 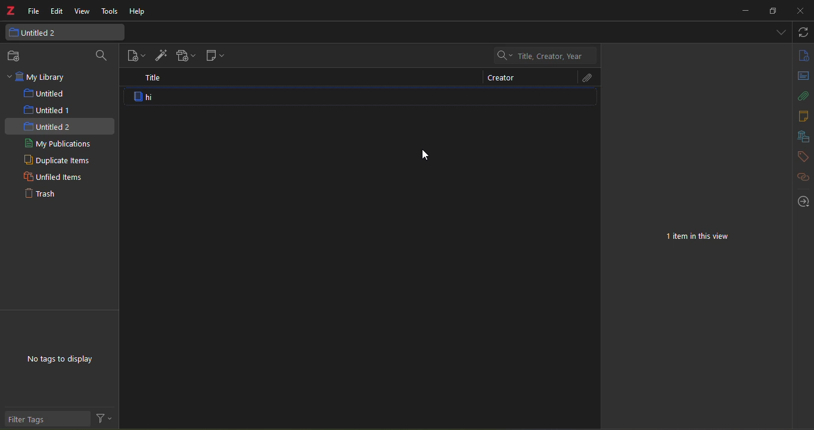 I want to click on trash, so click(x=41, y=192).